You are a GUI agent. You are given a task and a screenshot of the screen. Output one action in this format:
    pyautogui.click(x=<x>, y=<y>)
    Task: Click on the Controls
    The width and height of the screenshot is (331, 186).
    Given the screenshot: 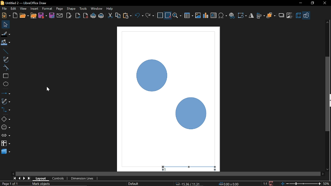 What is the action you would take?
    pyautogui.click(x=58, y=179)
    